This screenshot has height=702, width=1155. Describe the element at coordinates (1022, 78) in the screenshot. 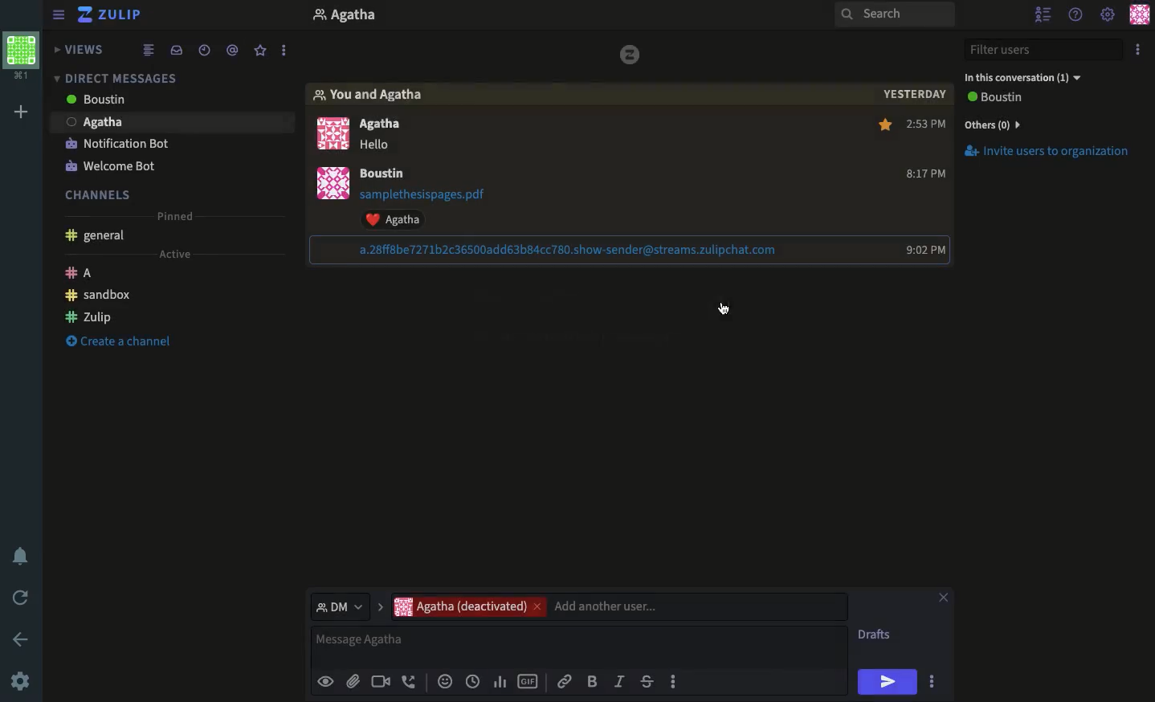

I see `In this conversation` at that location.